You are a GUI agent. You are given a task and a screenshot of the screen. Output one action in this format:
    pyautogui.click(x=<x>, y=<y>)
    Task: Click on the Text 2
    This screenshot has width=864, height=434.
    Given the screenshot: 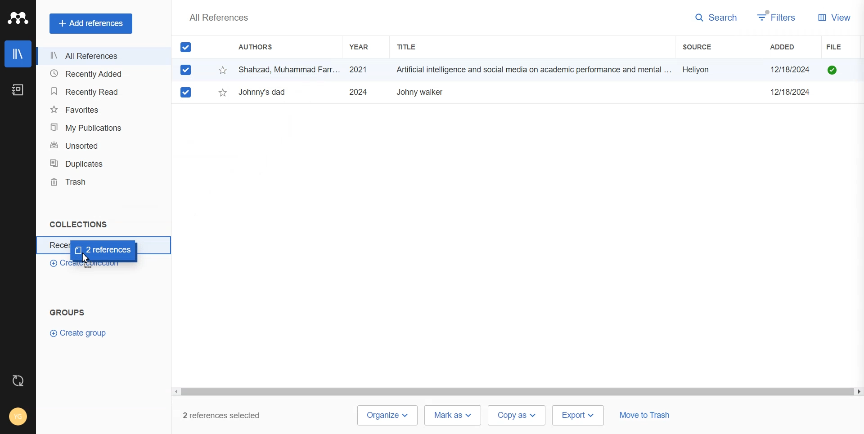 What is the action you would take?
    pyautogui.click(x=67, y=312)
    